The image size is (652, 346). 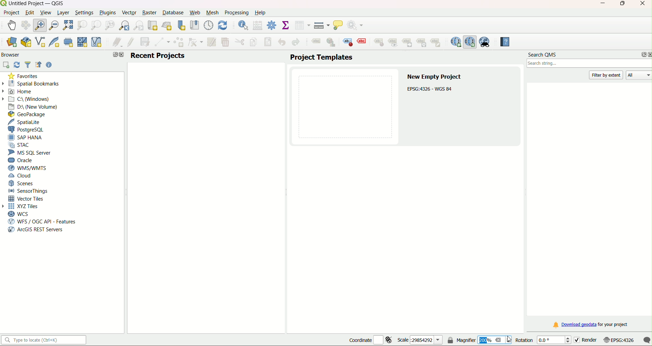 I want to click on show map tip, so click(x=339, y=26).